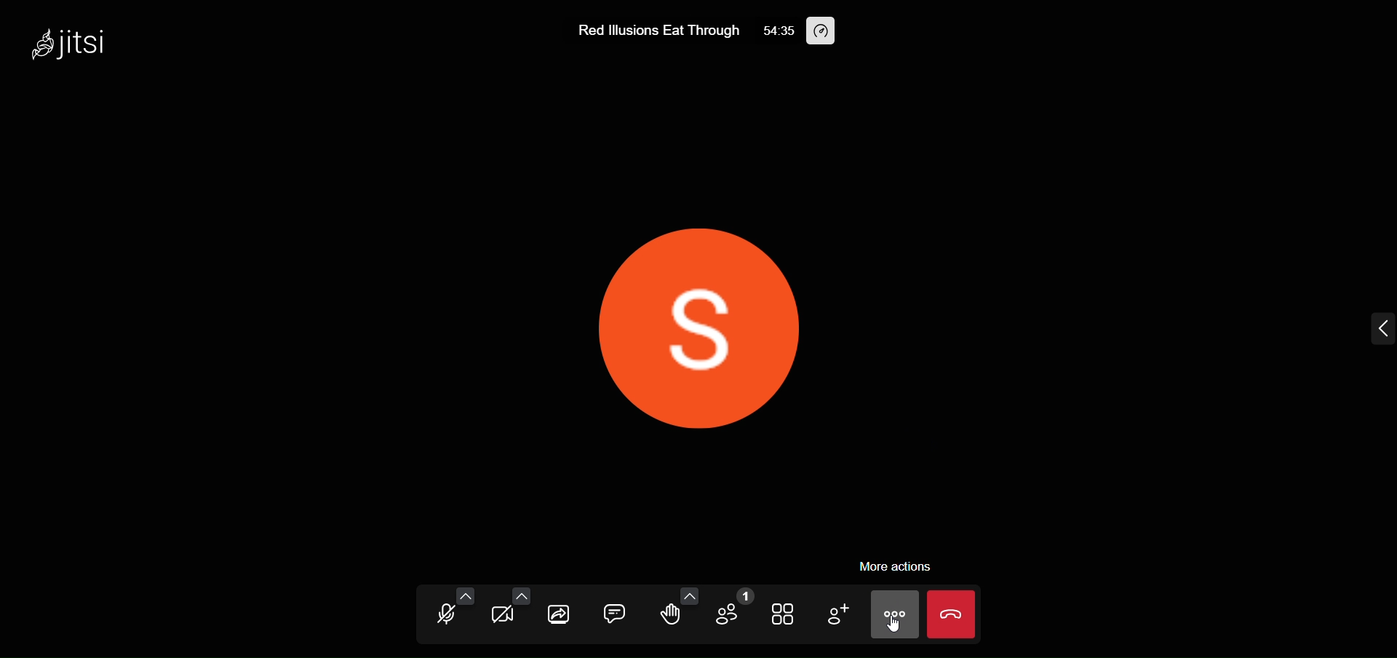 The height and width of the screenshot is (658, 1397). Describe the element at coordinates (690, 595) in the screenshot. I see `more emoji` at that location.